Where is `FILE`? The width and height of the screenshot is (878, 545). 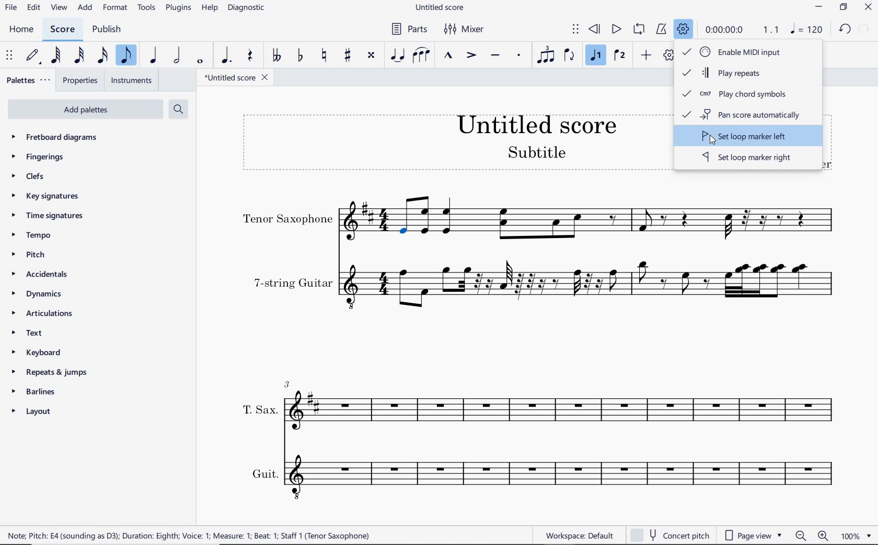
FILE is located at coordinates (11, 9).